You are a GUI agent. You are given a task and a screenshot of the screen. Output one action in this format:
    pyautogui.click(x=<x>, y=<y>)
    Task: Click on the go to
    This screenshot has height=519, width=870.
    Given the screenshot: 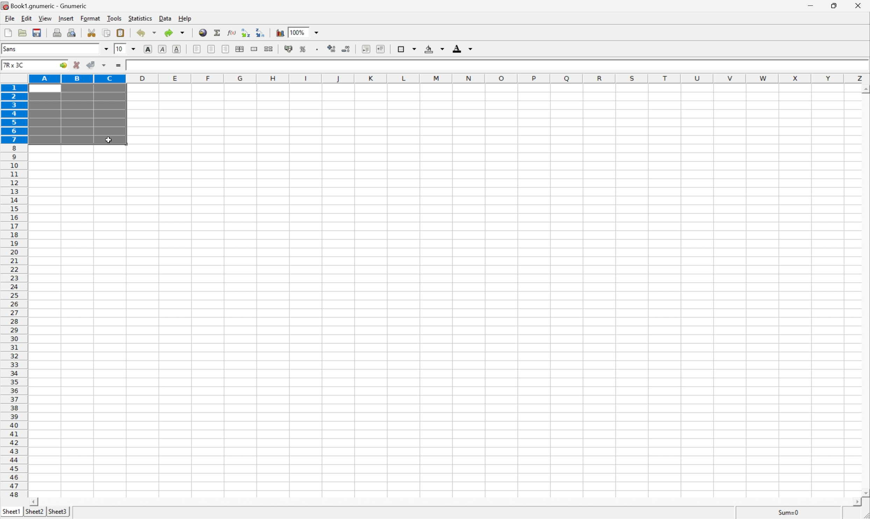 What is the action you would take?
    pyautogui.click(x=64, y=66)
    